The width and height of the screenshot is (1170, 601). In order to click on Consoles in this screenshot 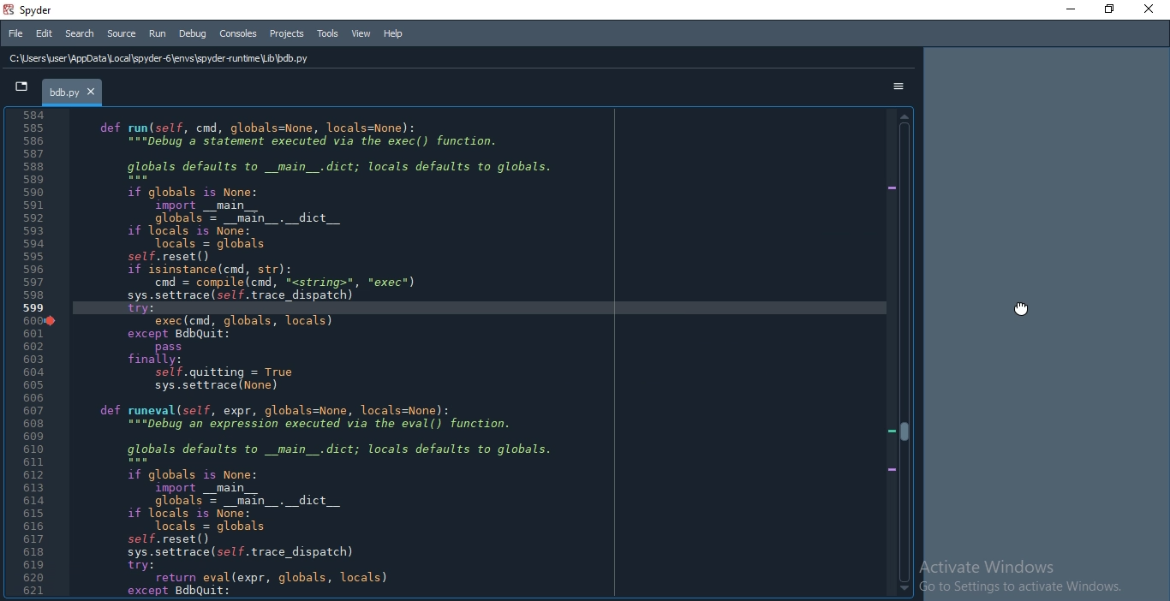, I will do `click(237, 33)`.